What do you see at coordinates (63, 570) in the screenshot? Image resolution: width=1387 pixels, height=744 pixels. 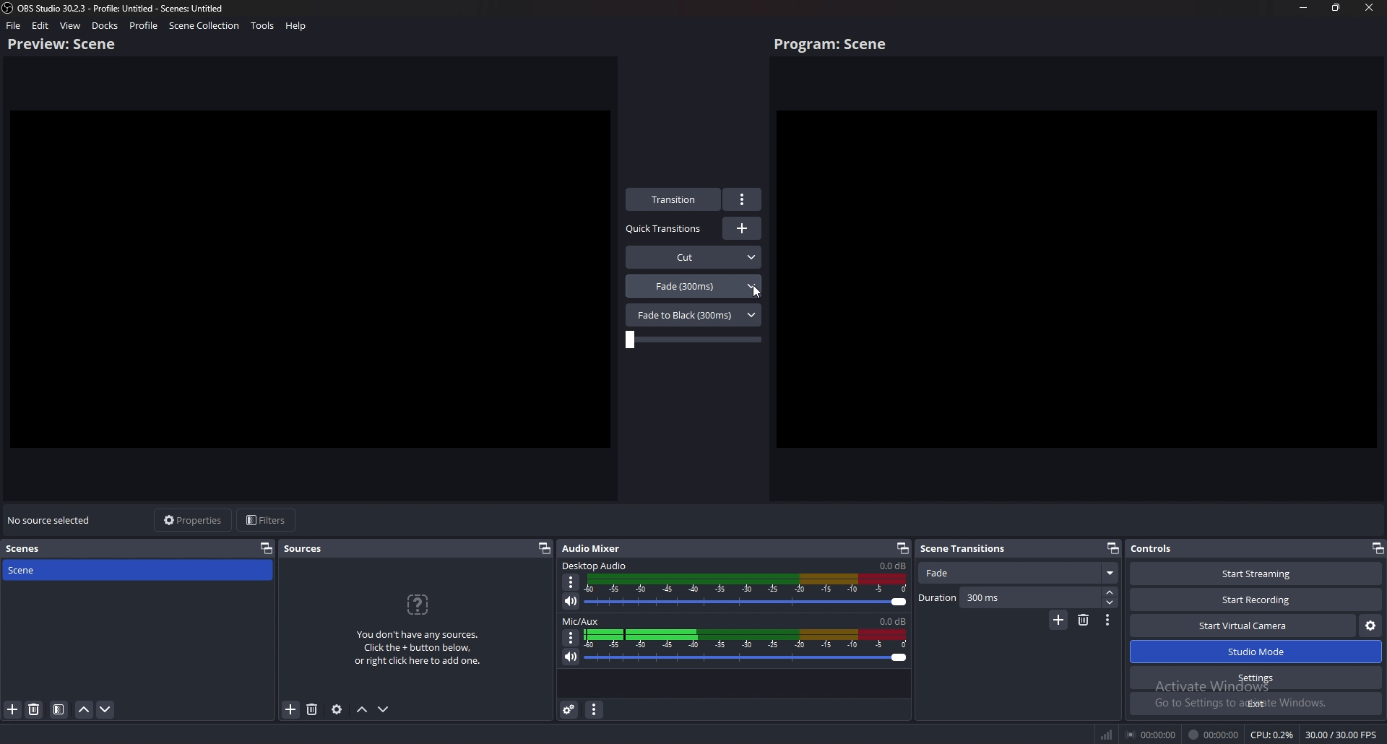 I see `scene` at bounding box center [63, 570].